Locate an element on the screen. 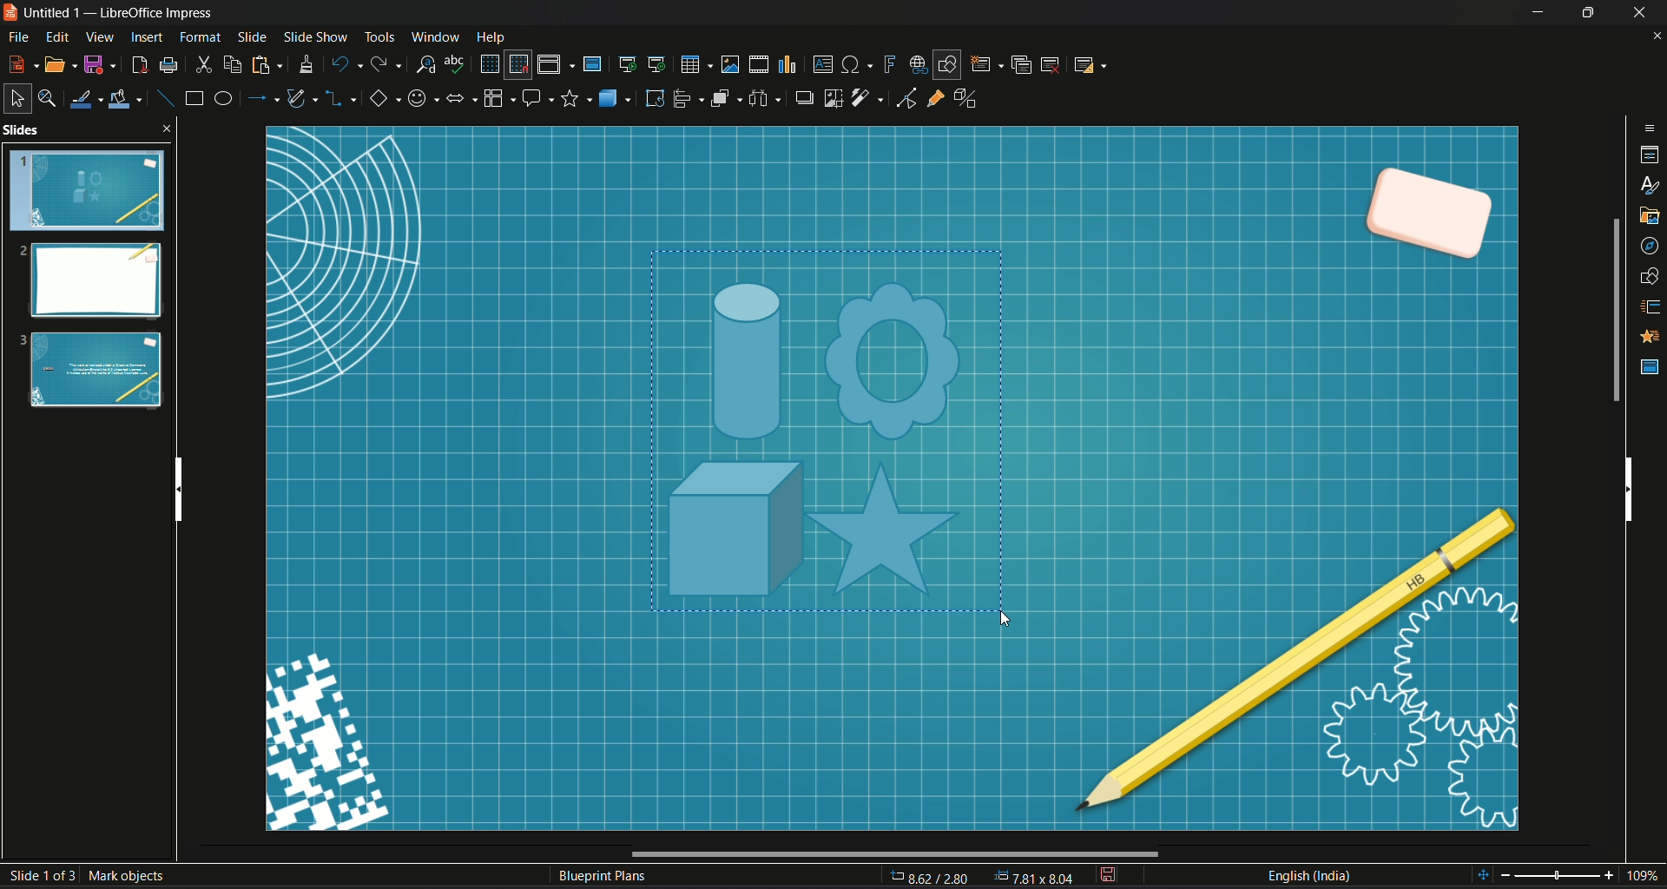 The width and height of the screenshot is (1667, 889). Minimize/Maximize is located at coordinates (1586, 12).